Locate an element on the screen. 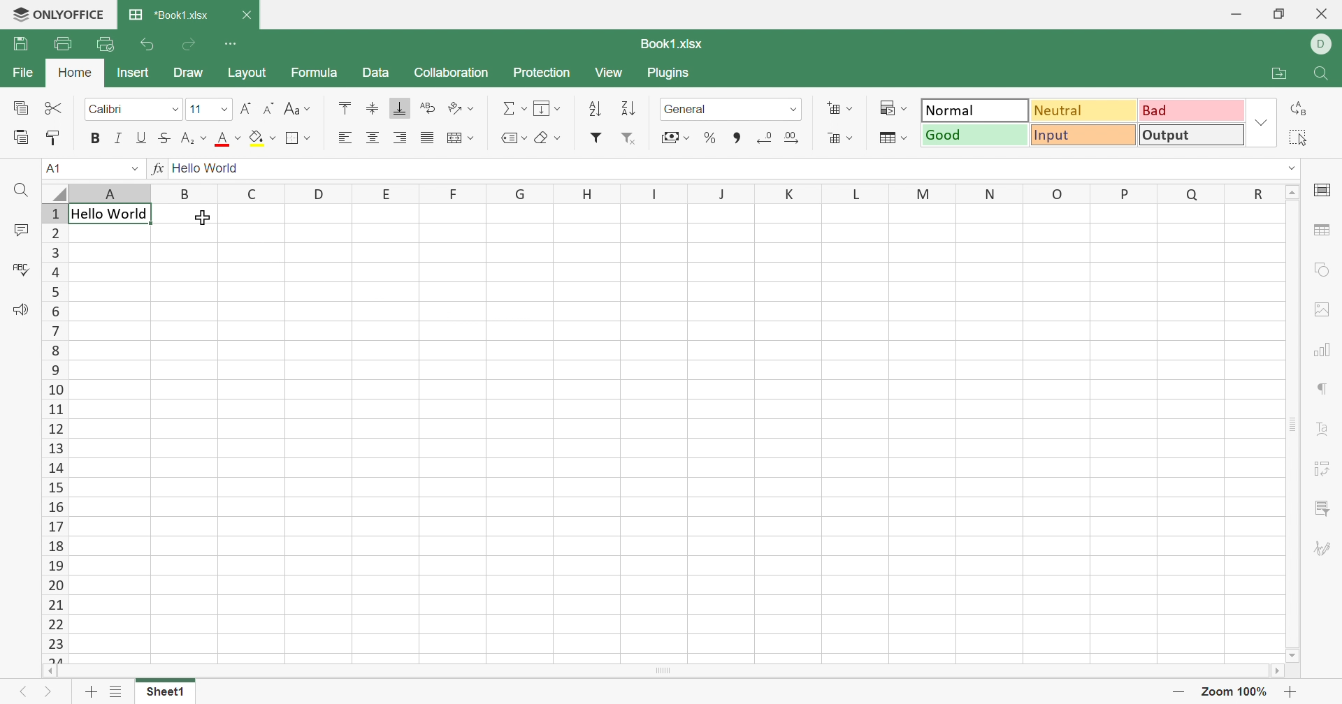 The image size is (1342, 704). Cursor is located at coordinates (202, 217).